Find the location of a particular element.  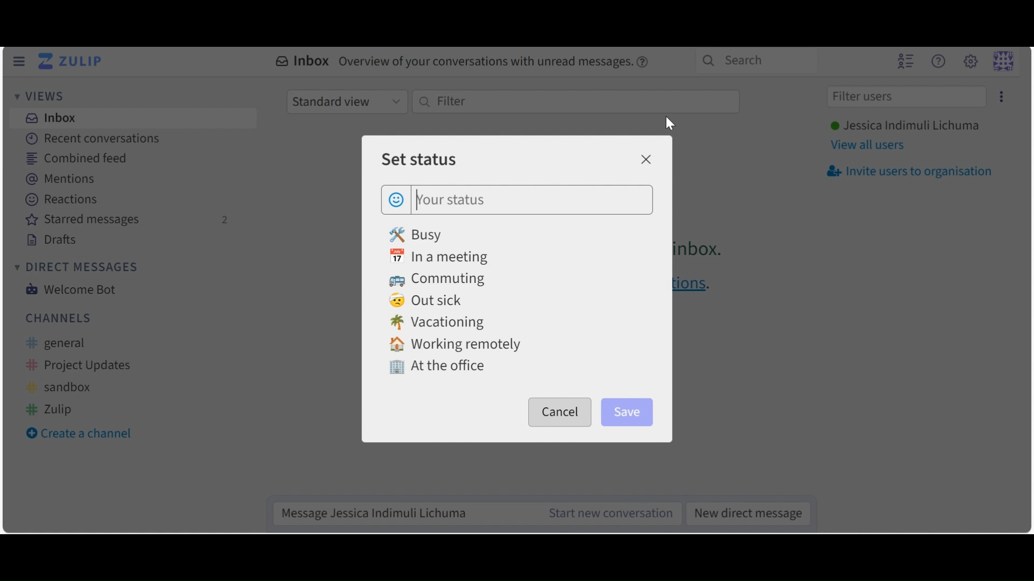

View all users is located at coordinates (868, 146).